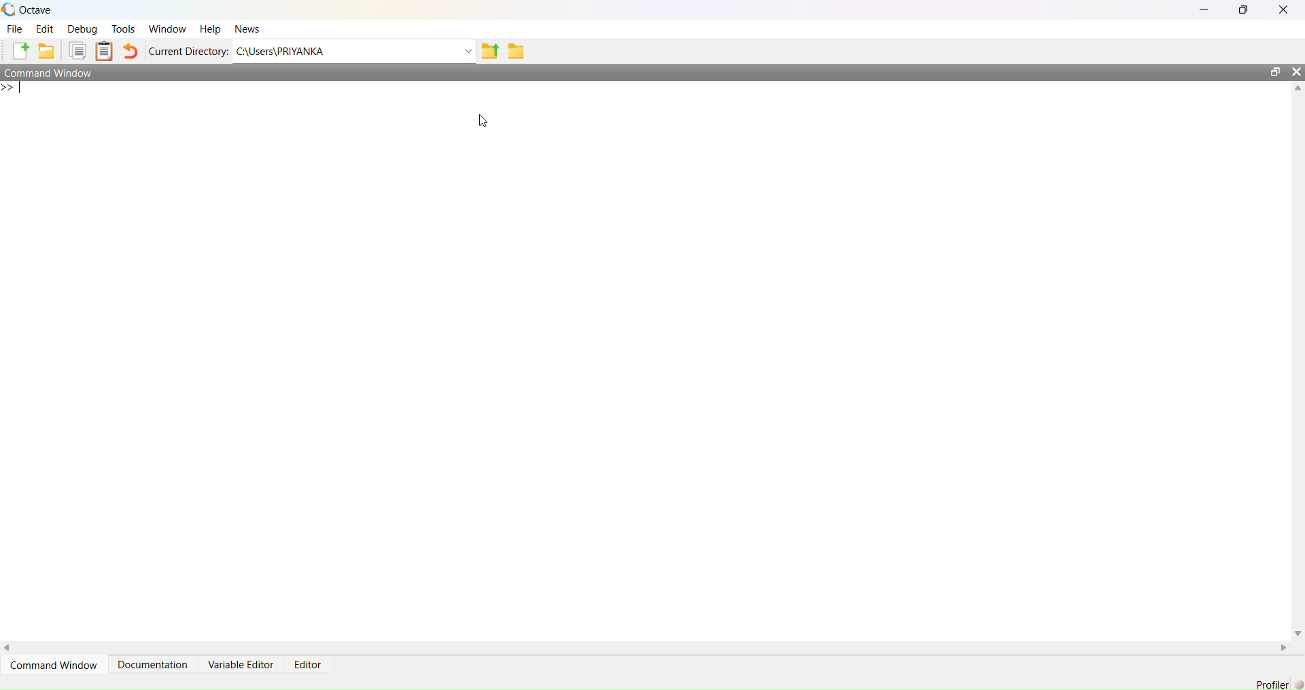 This screenshot has height=690, width=1305. What do you see at coordinates (1276, 72) in the screenshot?
I see `Undock Widget` at bounding box center [1276, 72].